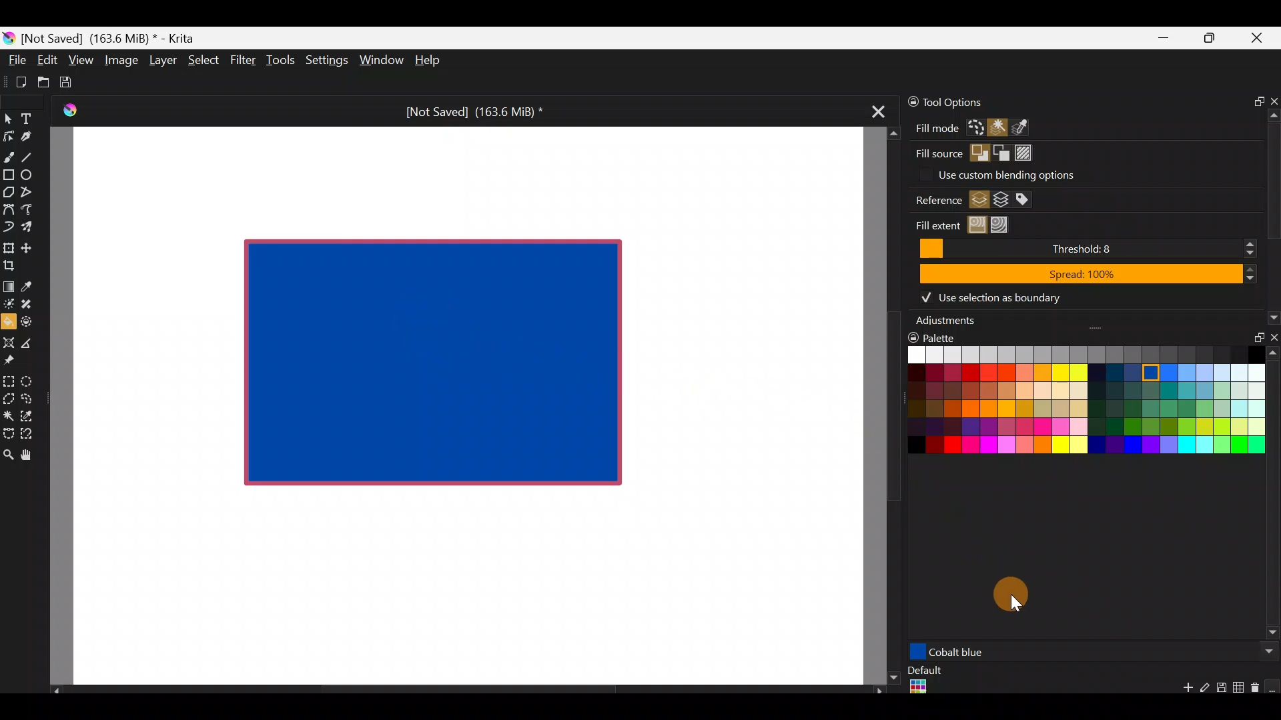 The image size is (1281, 720). What do you see at coordinates (1272, 340) in the screenshot?
I see `Close docker` at bounding box center [1272, 340].